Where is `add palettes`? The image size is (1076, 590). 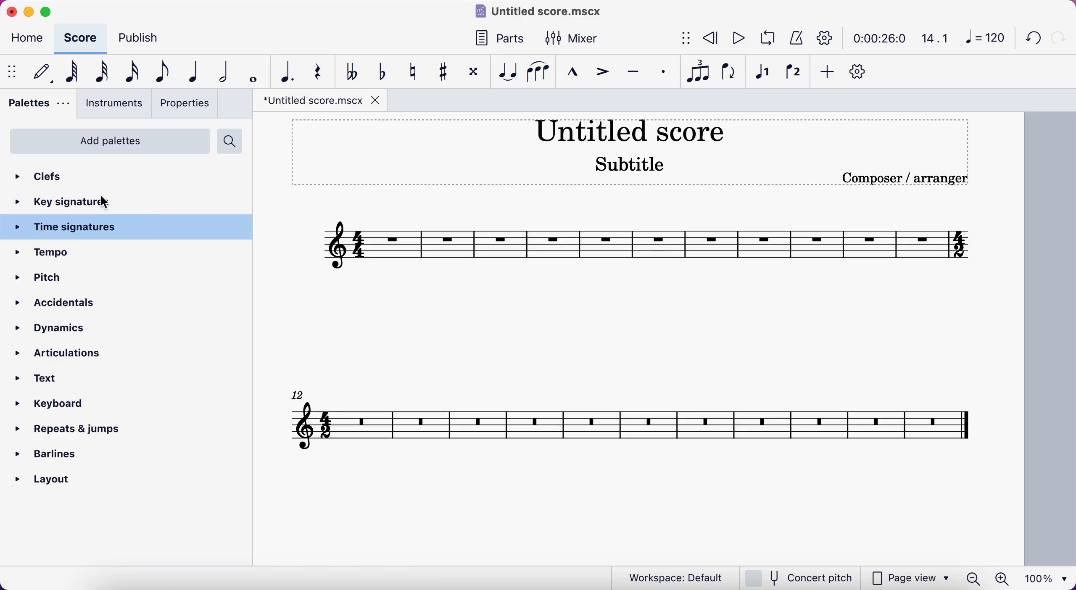
add palettes is located at coordinates (108, 140).